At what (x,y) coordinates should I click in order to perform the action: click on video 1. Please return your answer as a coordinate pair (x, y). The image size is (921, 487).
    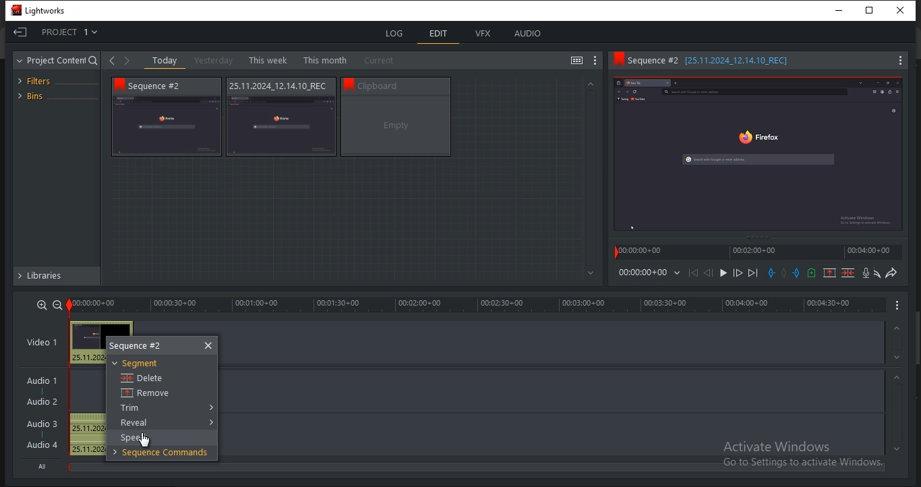
    Looking at the image, I should click on (44, 341).